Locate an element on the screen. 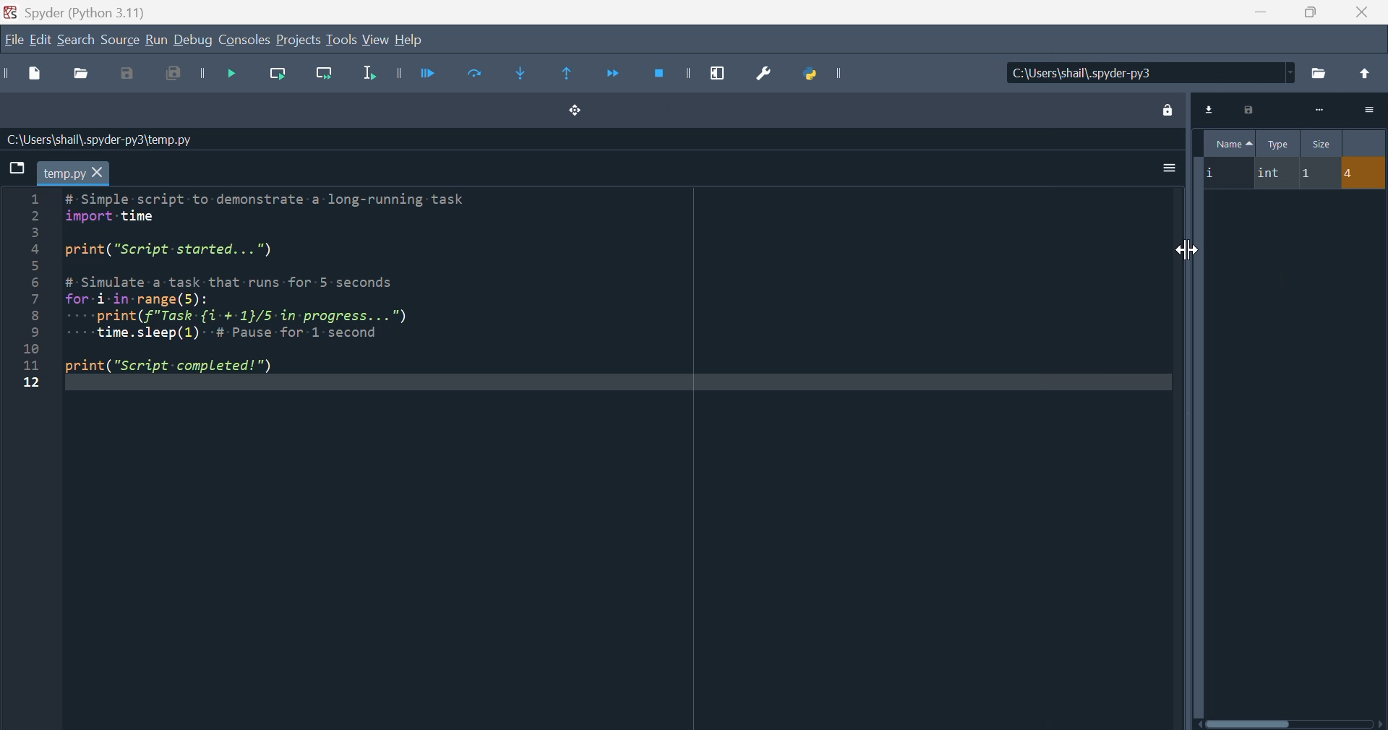  browse a working directory is located at coordinates (1319, 72).